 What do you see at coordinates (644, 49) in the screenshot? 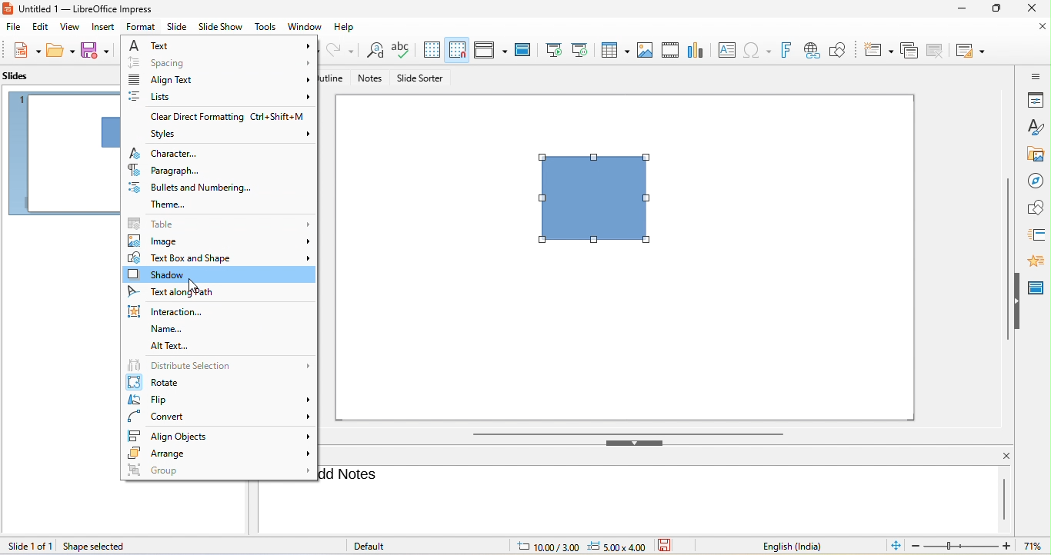
I see `image` at bounding box center [644, 49].